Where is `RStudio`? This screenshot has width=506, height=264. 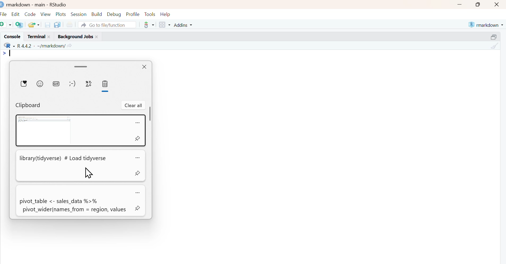 RStudio is located at coordinates (58, 4).